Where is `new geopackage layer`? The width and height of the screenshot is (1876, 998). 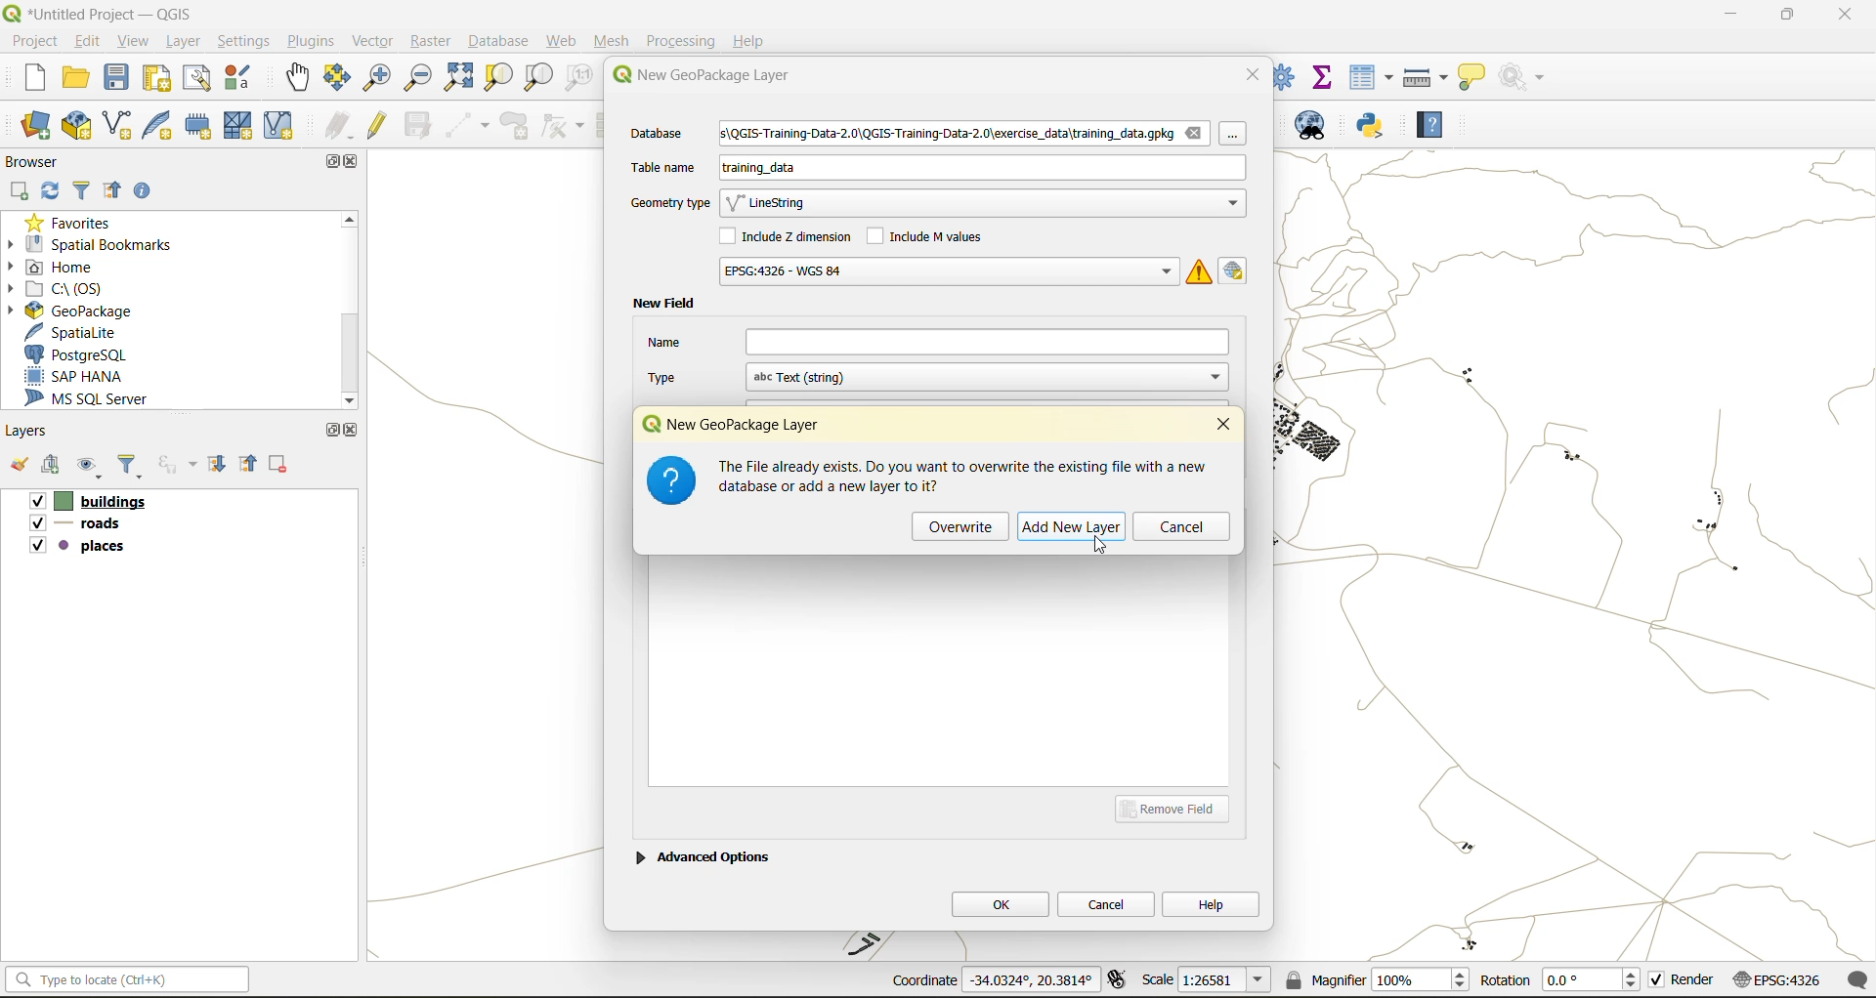 new geopackage layer is located at coordinates (742, 423).